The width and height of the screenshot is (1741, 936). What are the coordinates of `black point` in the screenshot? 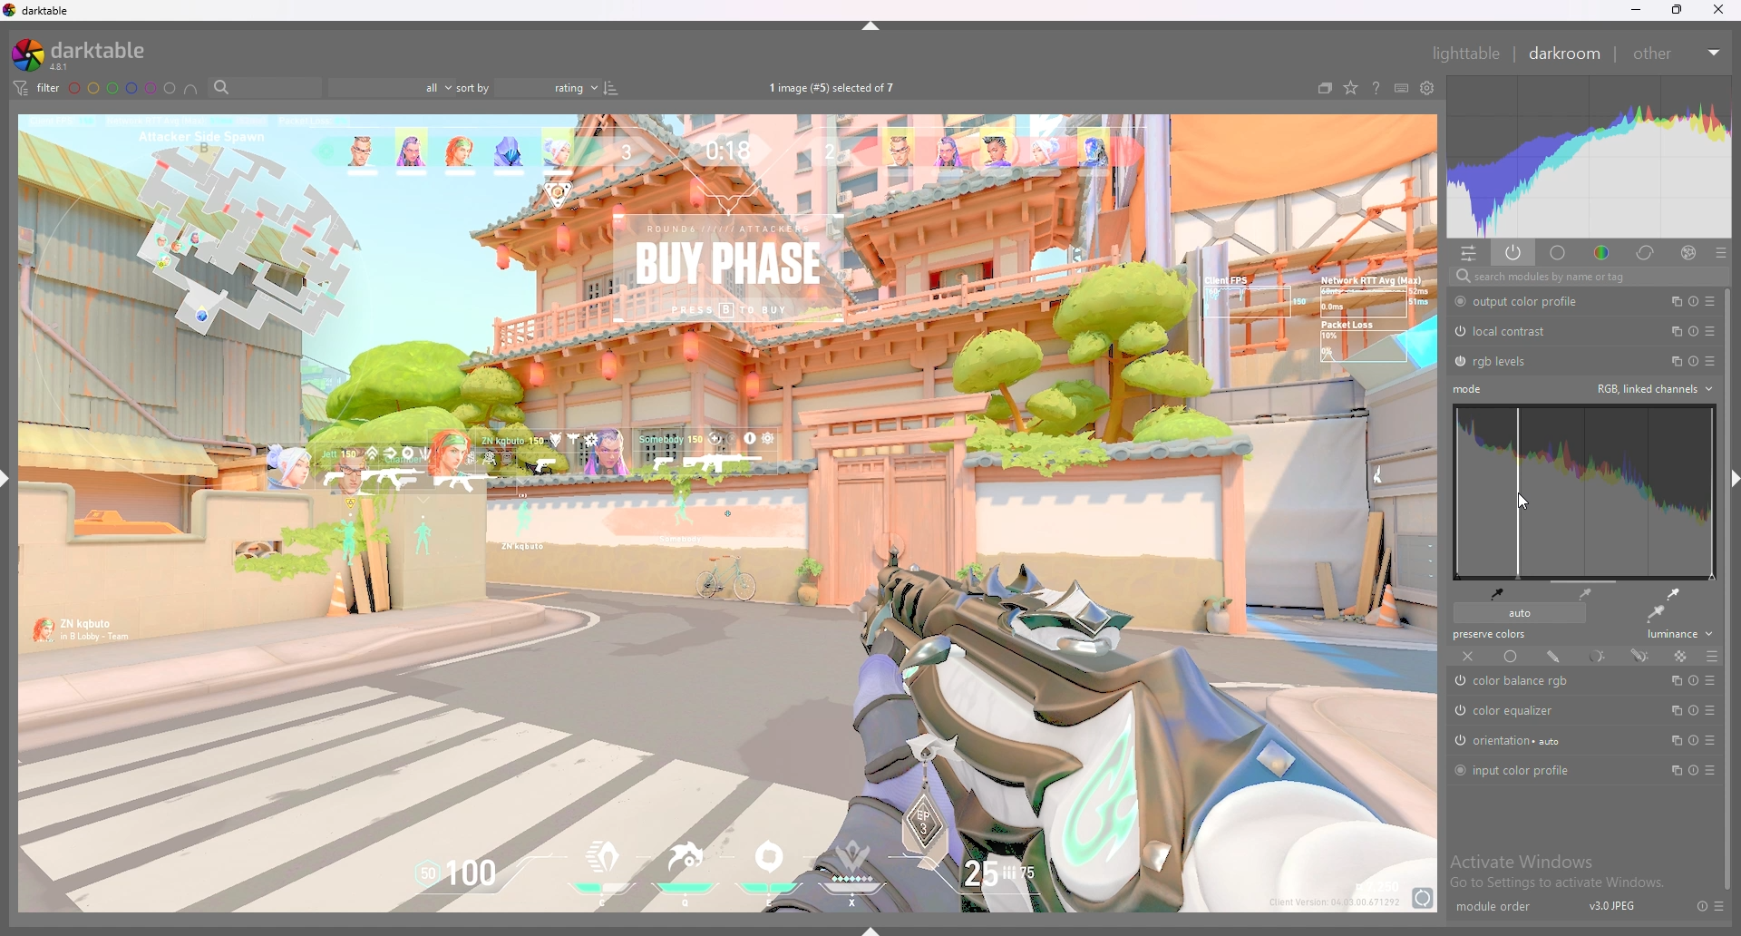 It's located at (1497, 592).